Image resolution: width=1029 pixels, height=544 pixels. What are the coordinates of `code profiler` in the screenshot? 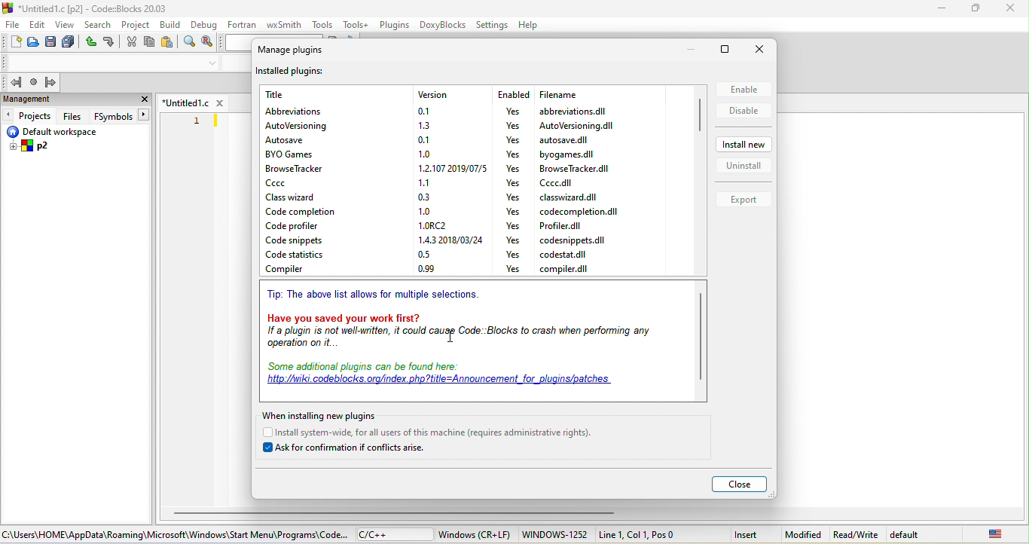 It's located at (310, 225).